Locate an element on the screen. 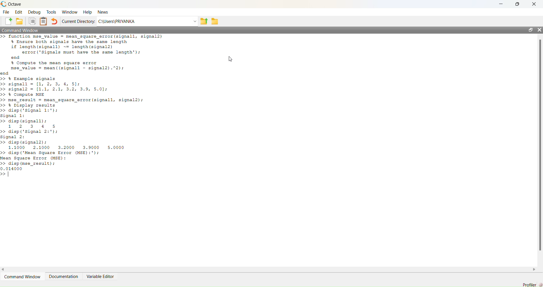  undo is located at coordinates (54, 21).